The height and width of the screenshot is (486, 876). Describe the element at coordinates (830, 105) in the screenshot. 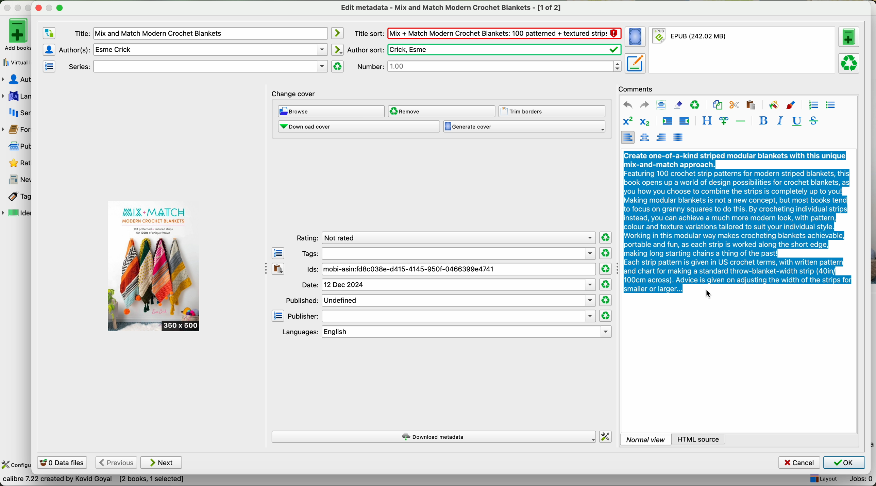

I see `unordered list` at that location.